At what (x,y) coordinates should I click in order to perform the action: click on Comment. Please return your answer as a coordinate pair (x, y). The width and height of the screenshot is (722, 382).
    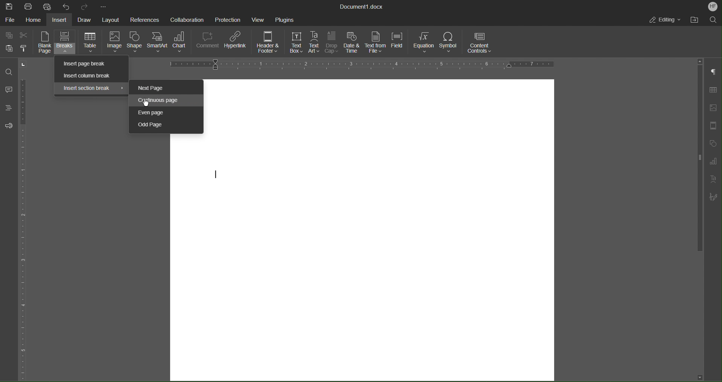
    Looking at the image, I should click on (207, 42).